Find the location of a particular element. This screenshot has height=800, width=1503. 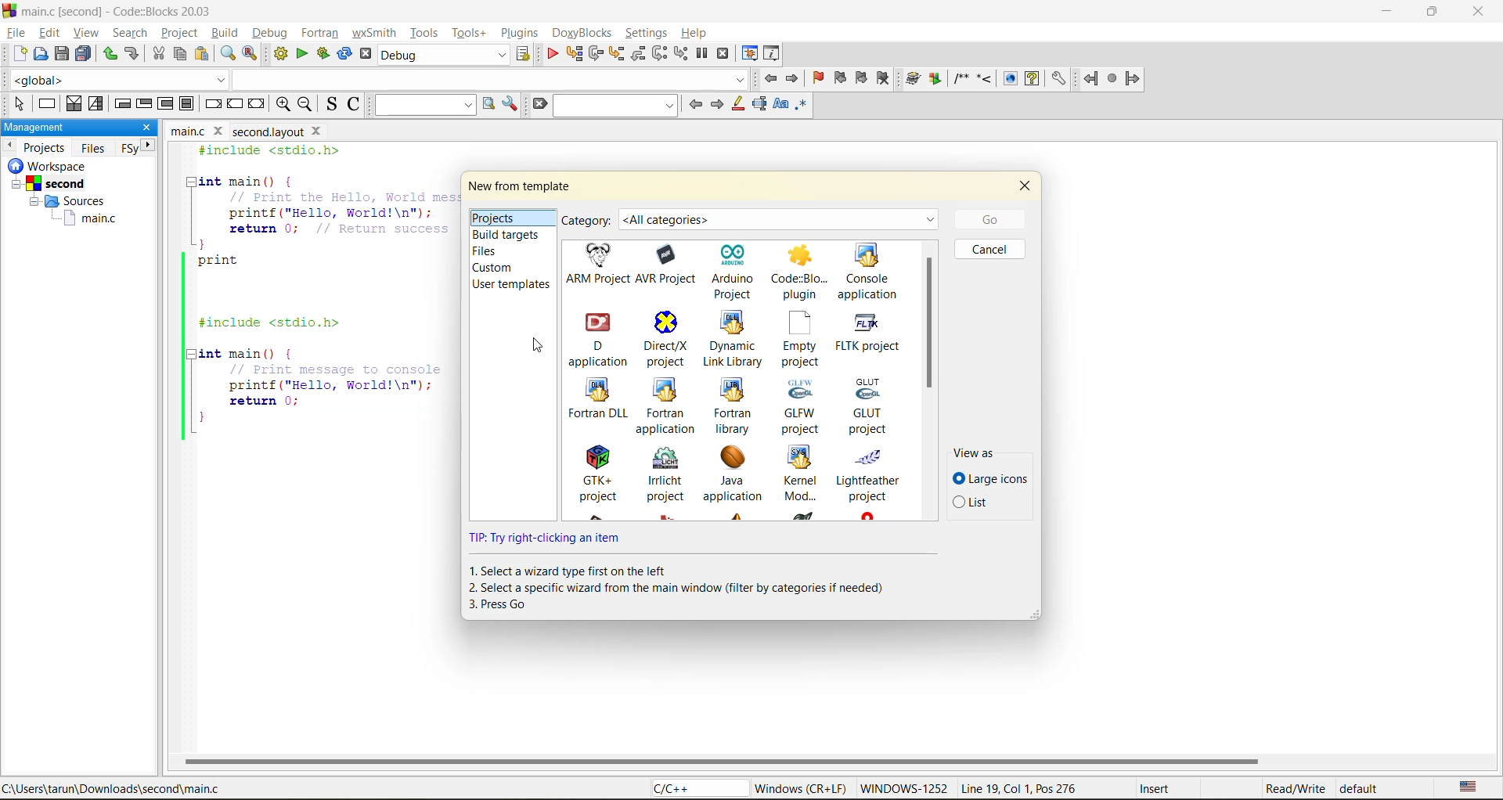

highlight is located at coordinates (736, 106).